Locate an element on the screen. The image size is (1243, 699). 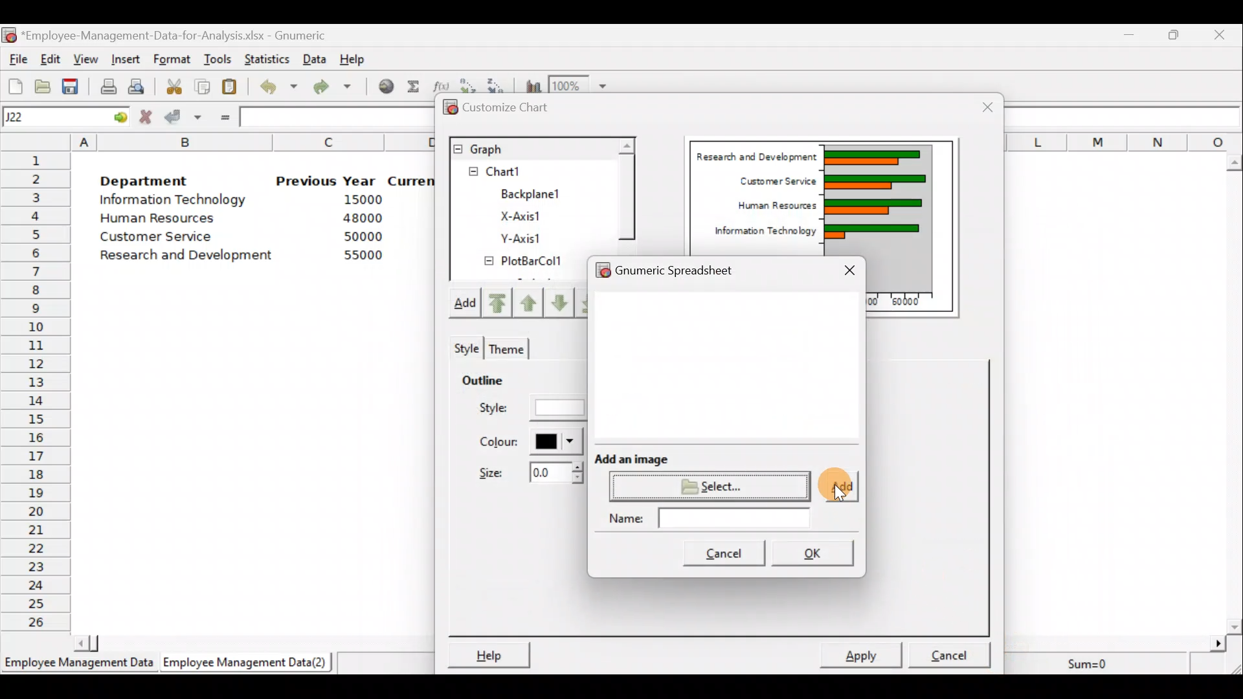
X-axis1 is located at coordinates (530, 214).